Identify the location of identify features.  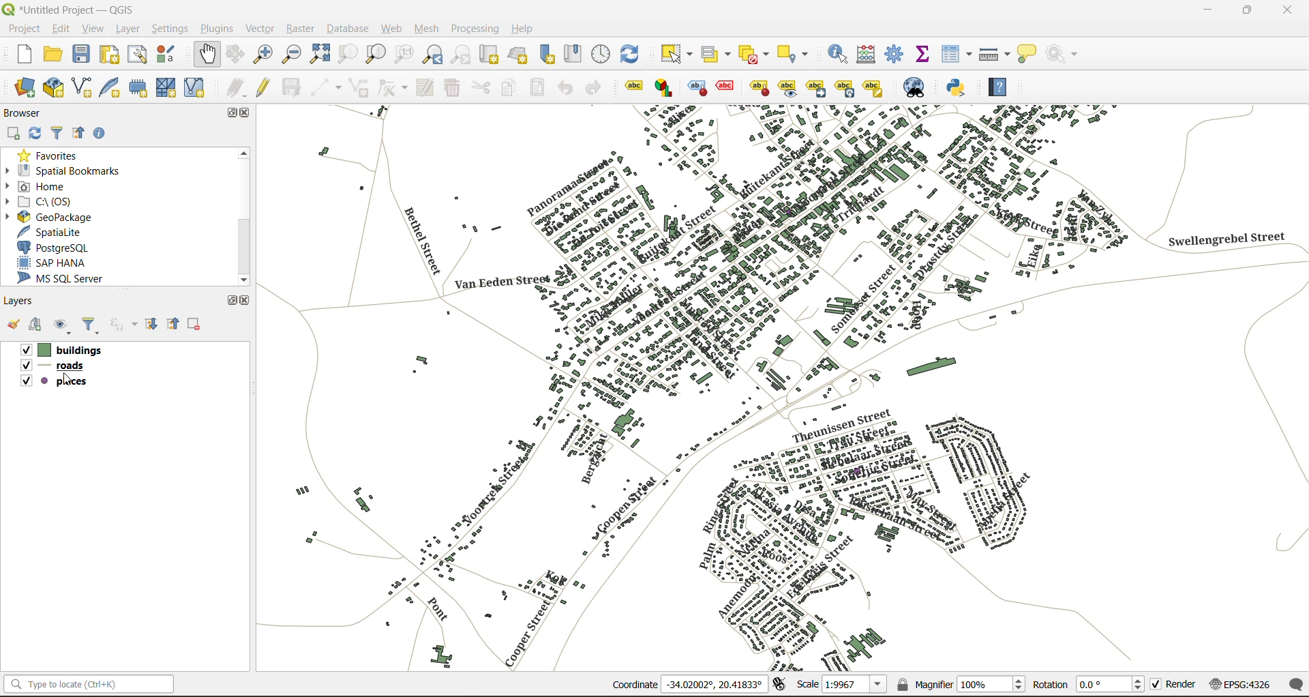
(839, 57).